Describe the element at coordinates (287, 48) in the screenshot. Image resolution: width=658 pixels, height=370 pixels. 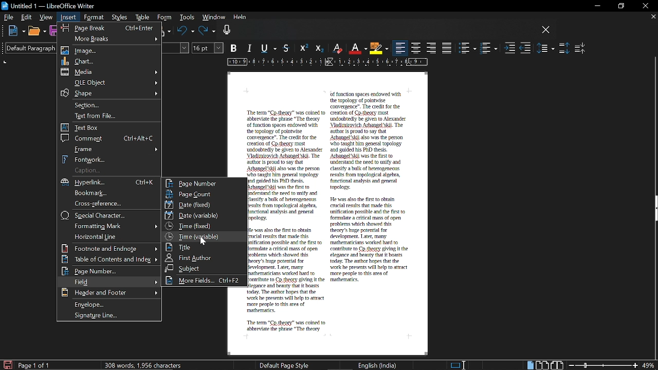
I see `strikethrough` at that location.